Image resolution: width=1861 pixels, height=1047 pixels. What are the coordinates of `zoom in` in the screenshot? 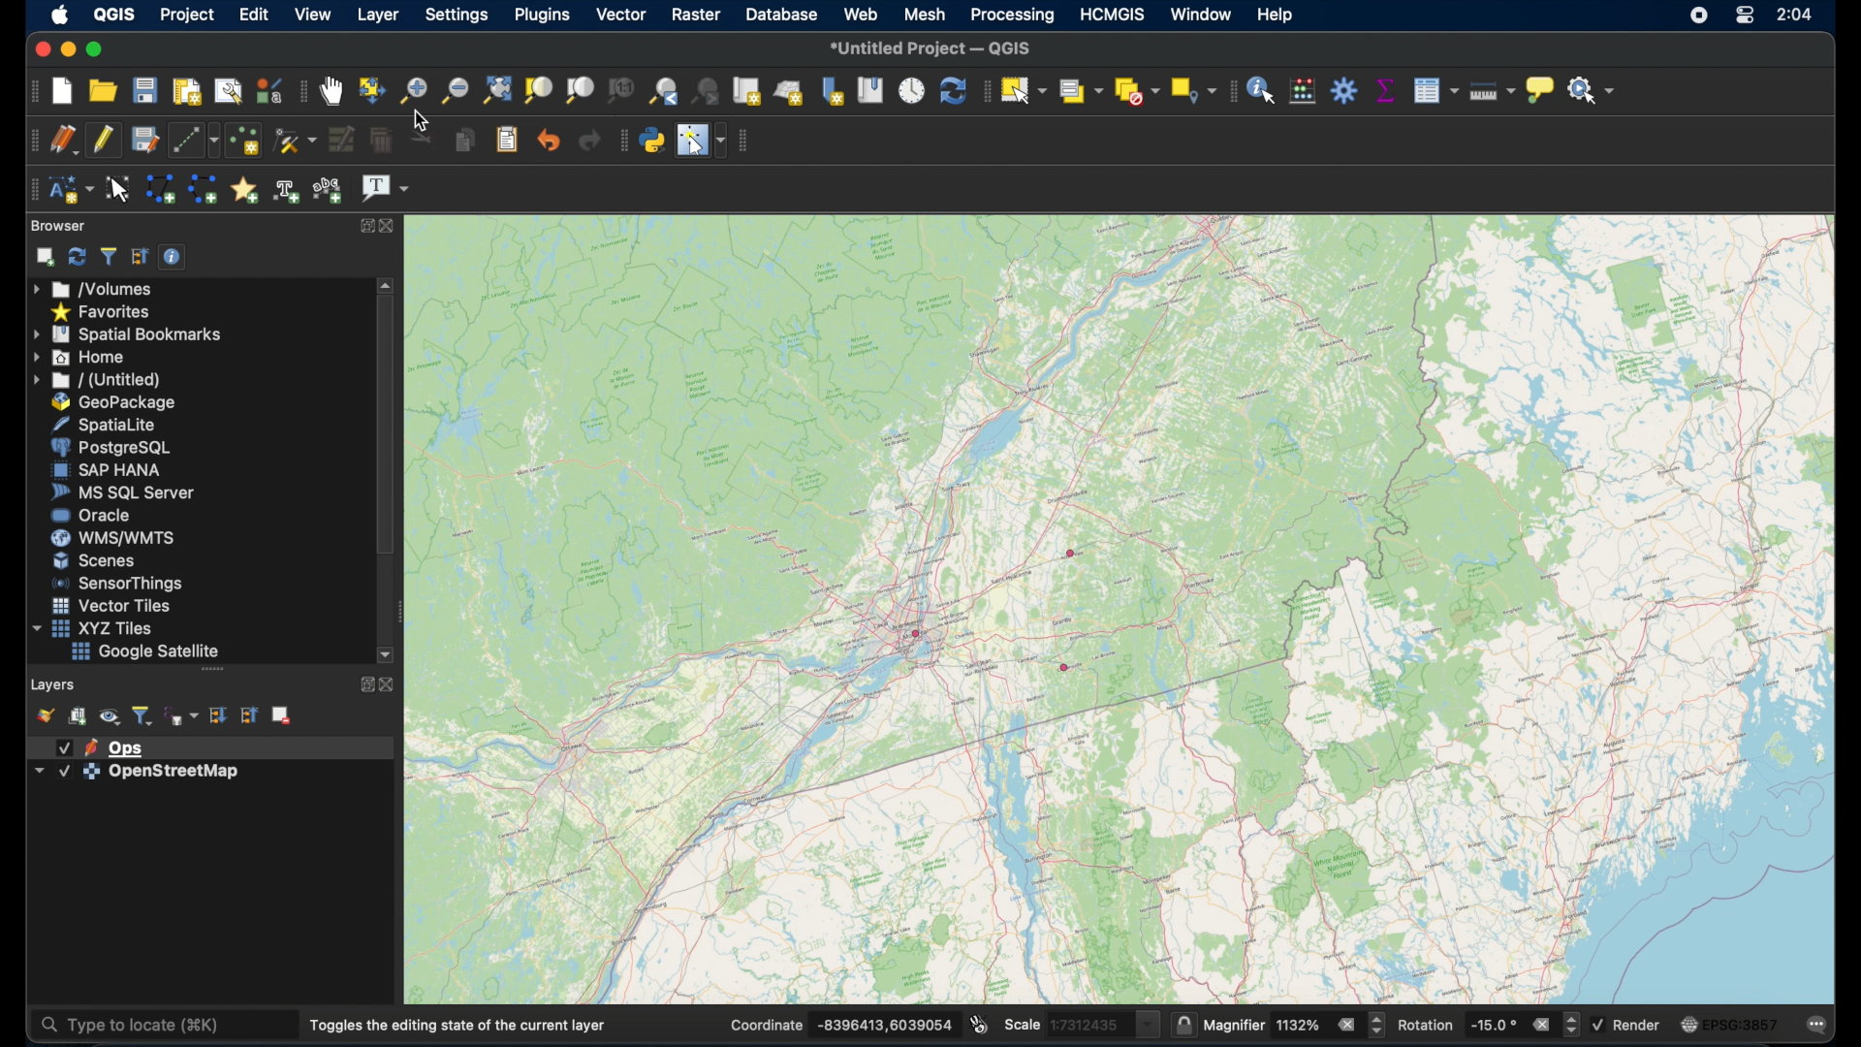 It's located at (411, 91).